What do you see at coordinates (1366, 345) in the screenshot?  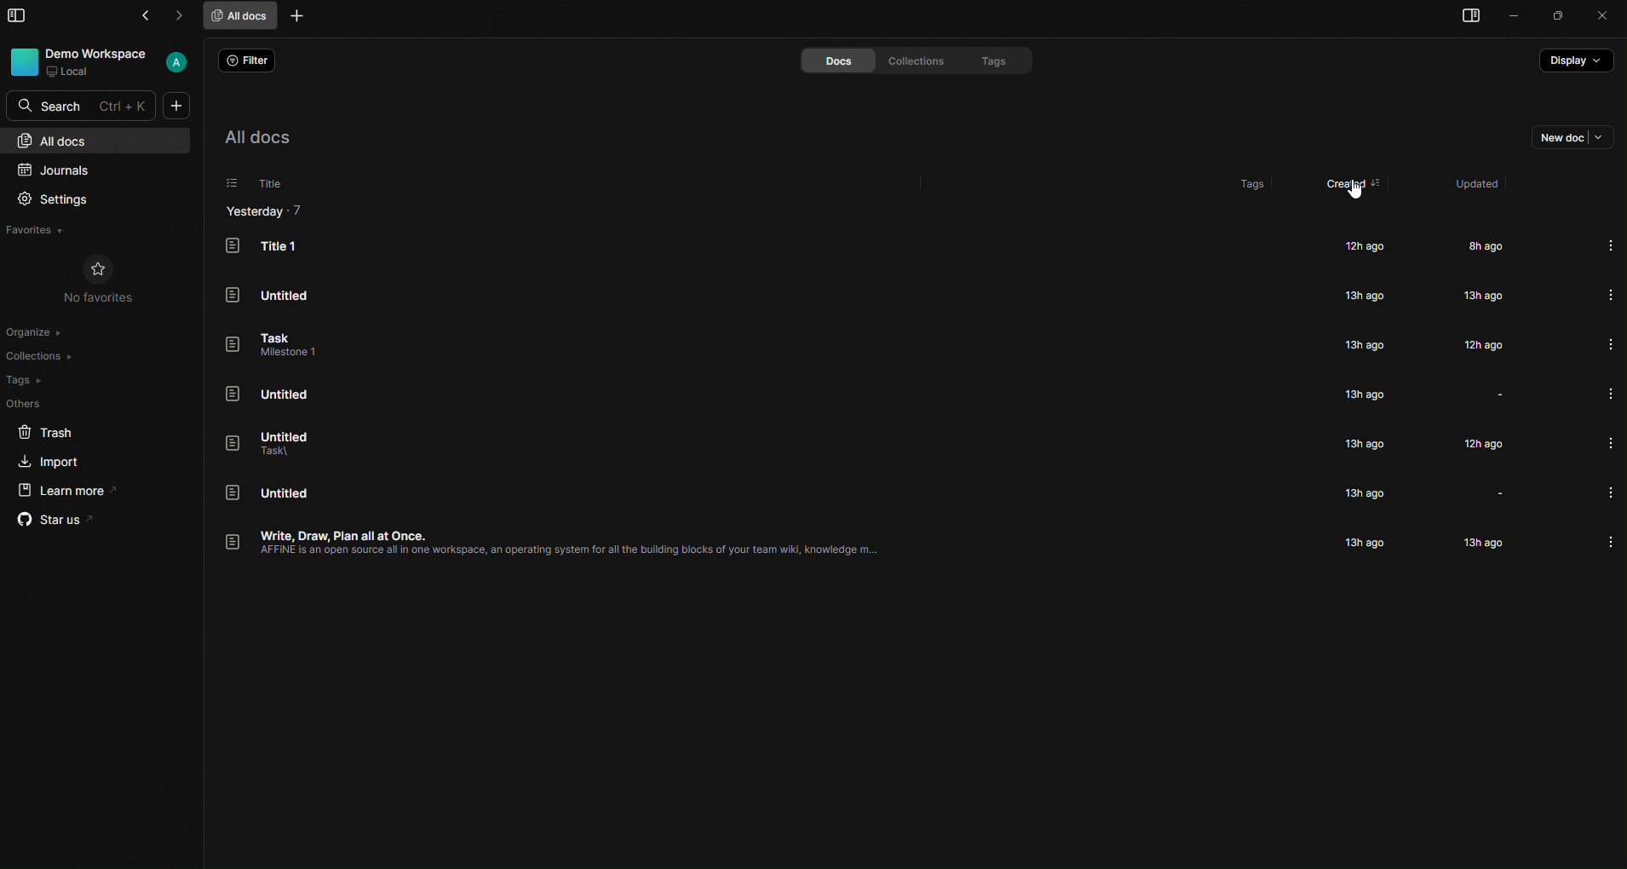 I see `13h ago` at bounding box center [1366, 345].